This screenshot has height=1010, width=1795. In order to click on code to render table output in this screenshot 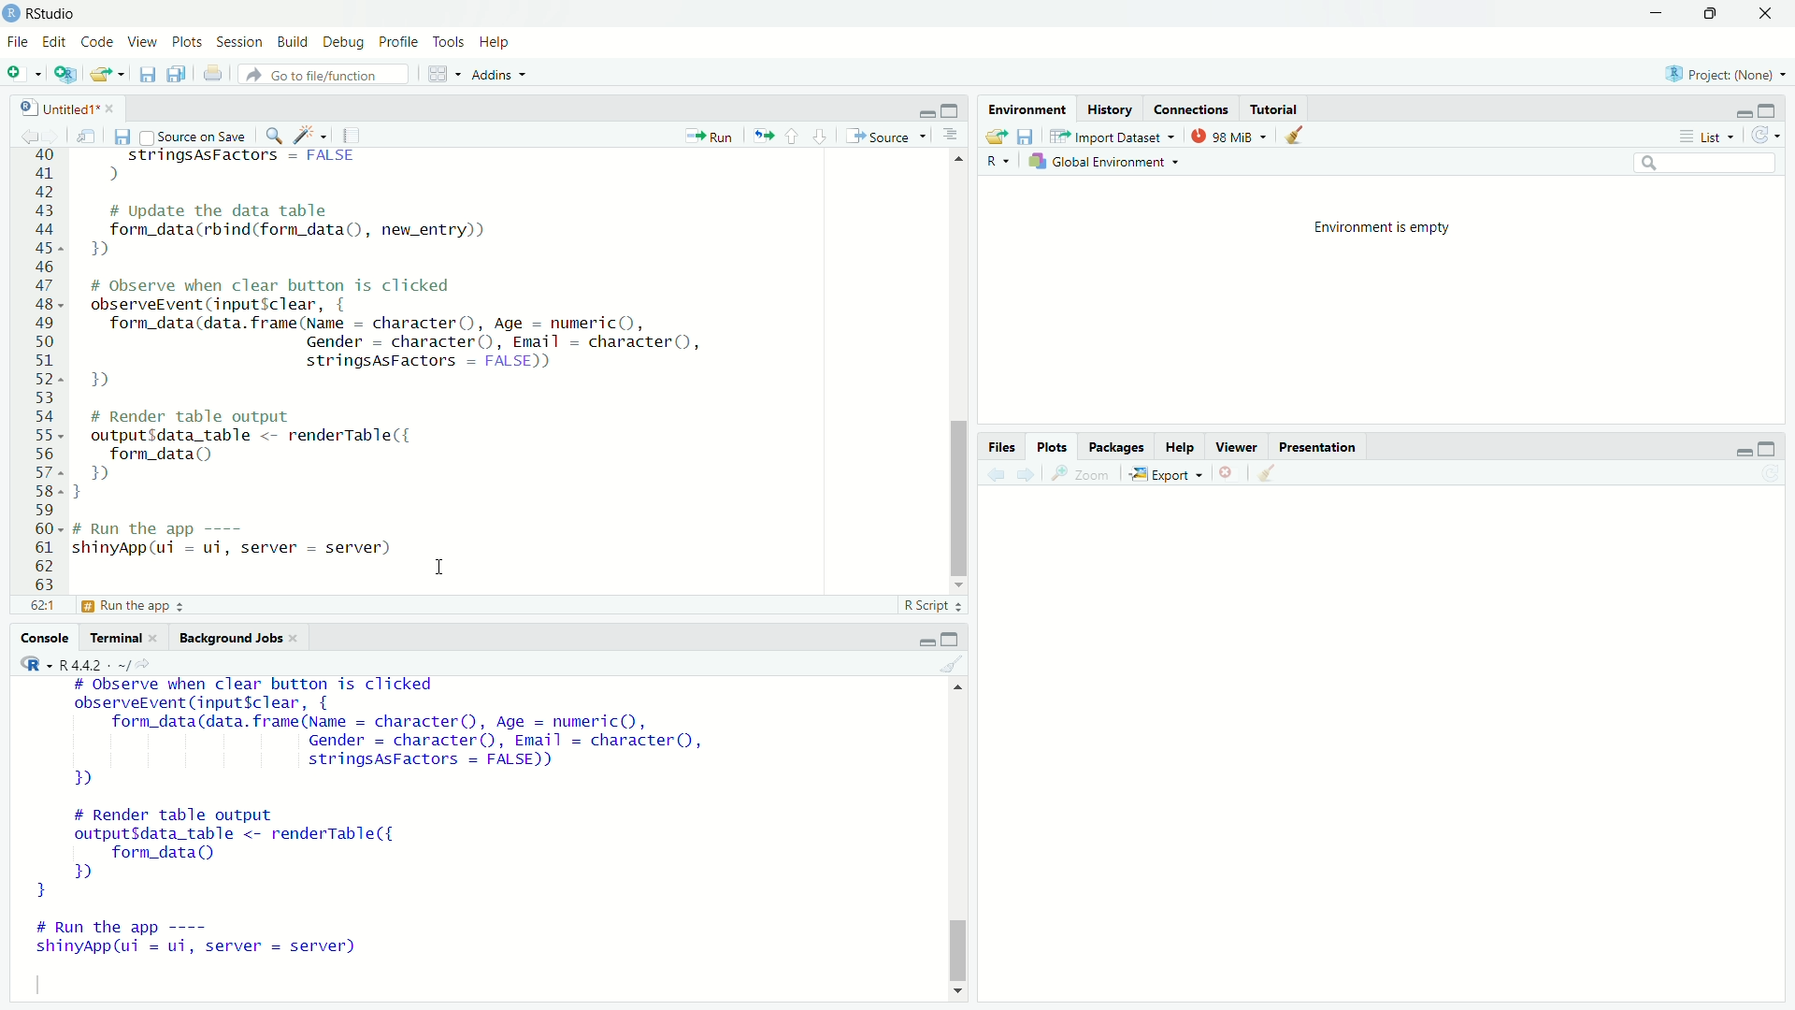, I will do `click(282, 453)`.